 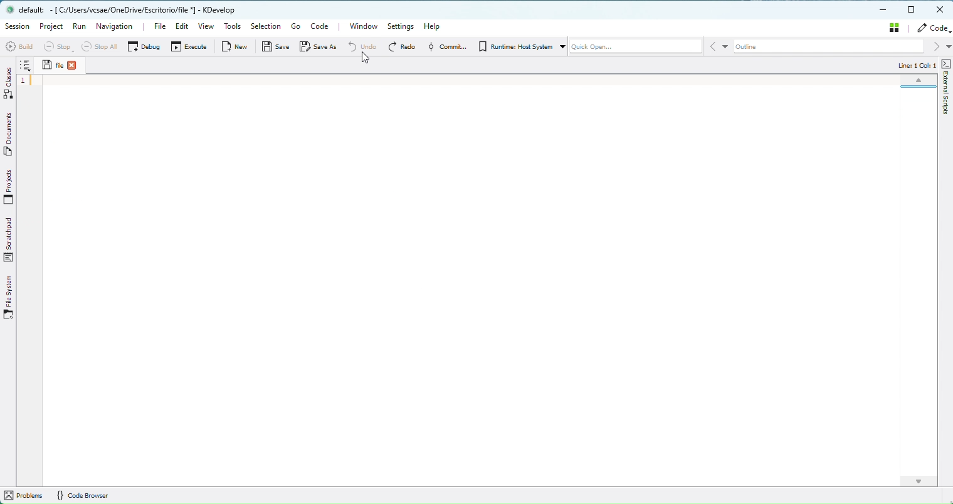 I want to click on Execute, so click(x=187, y=46).